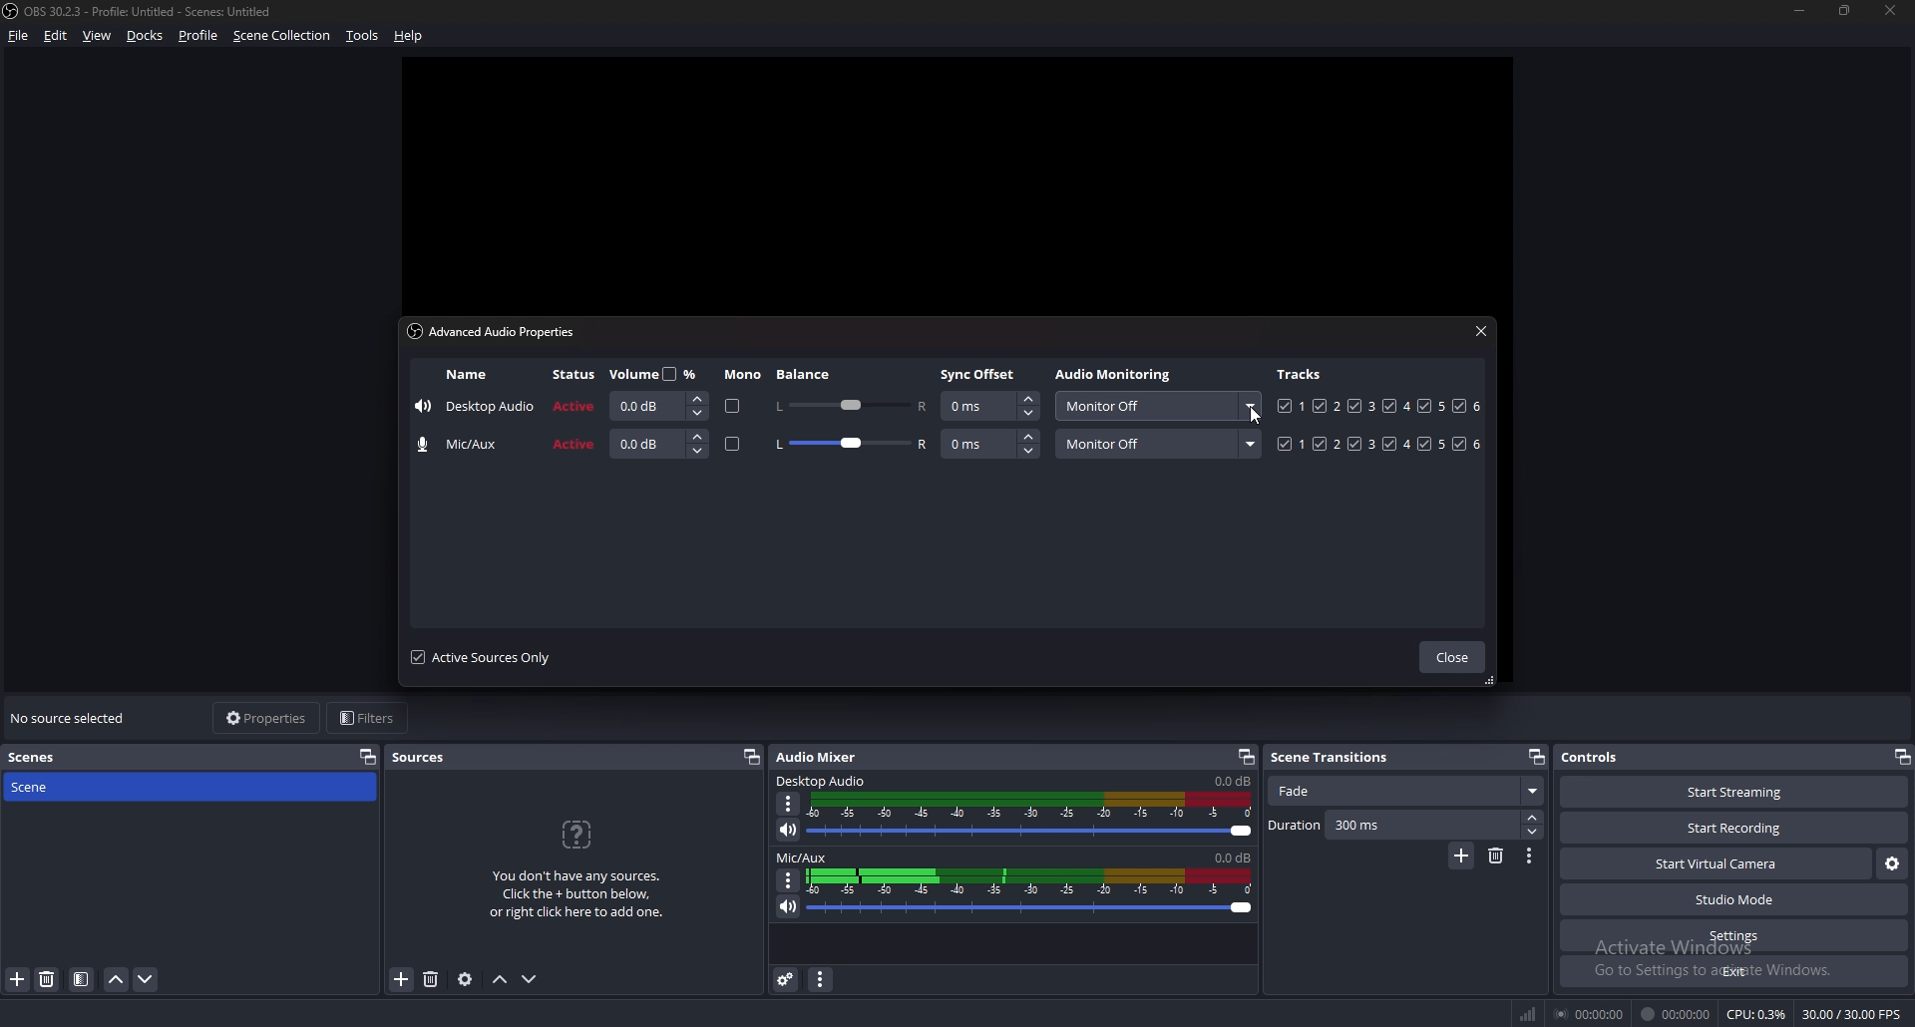 The width and height of the screenshot is (1915, 1027). I want to click on delete source, so click(433, 978).